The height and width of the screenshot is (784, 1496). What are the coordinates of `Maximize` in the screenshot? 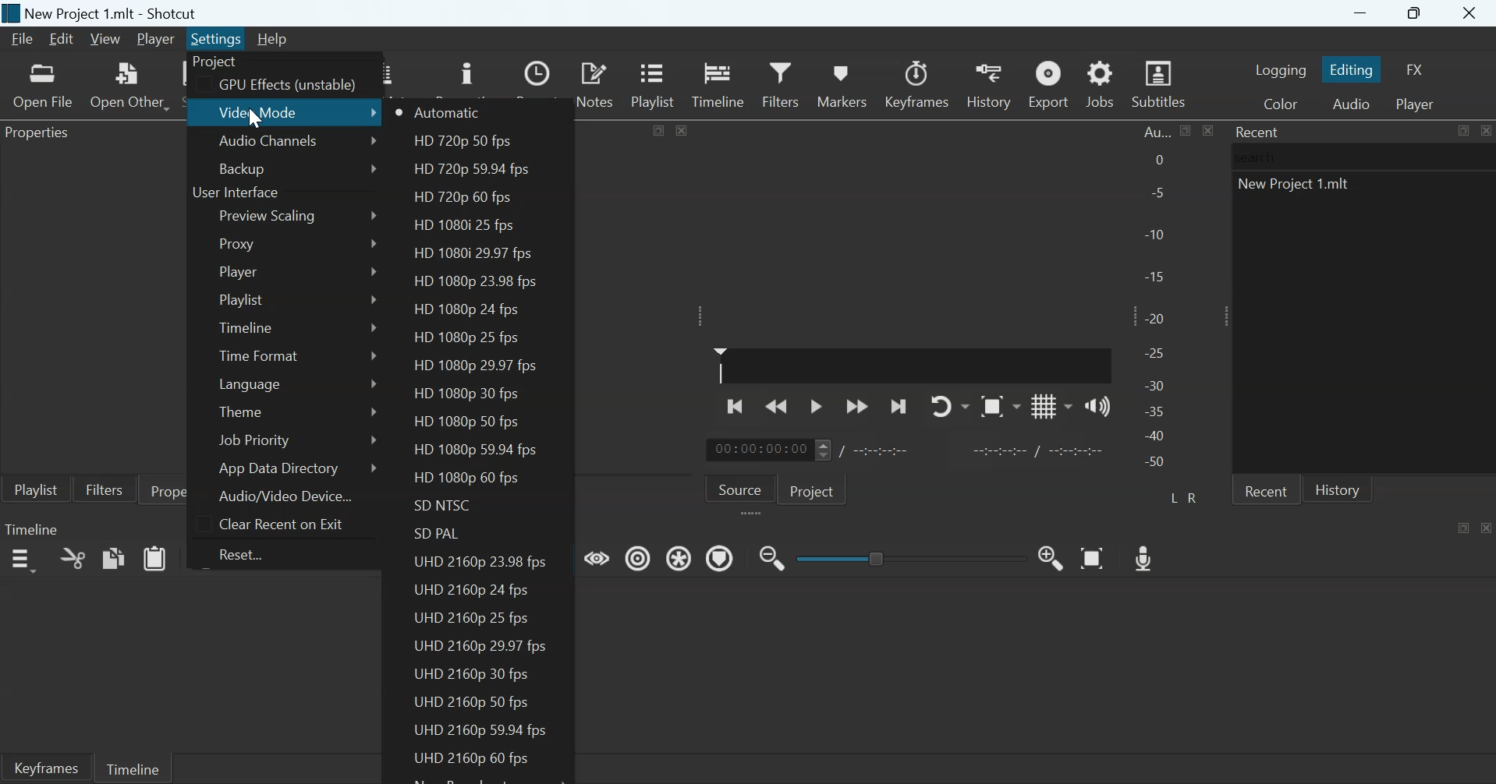 It's located at (1464, 527).